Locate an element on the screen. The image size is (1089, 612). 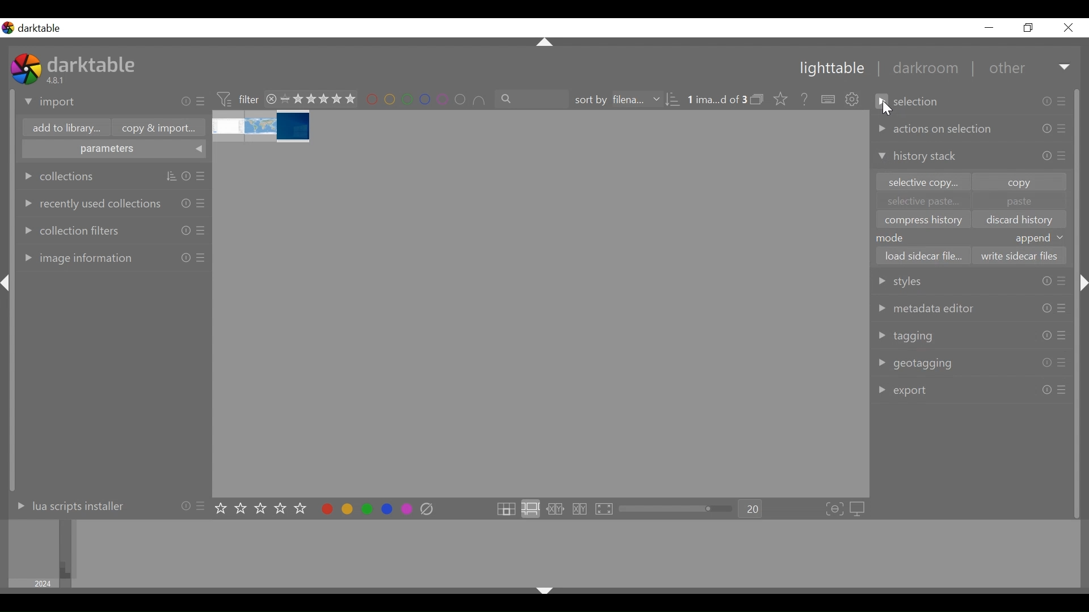
lua scripts installer is located at coordinates (67, 505).